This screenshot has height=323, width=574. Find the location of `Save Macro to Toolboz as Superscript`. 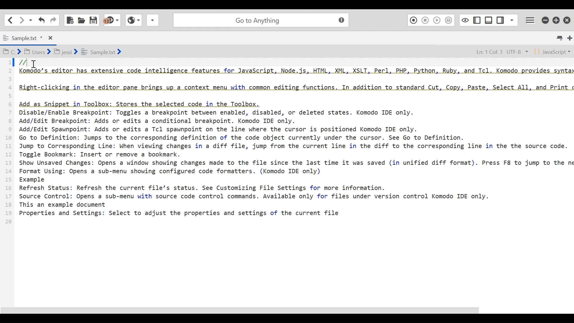

Save Macro to Toolboz as Superscript is located at coordinates (450, 20).